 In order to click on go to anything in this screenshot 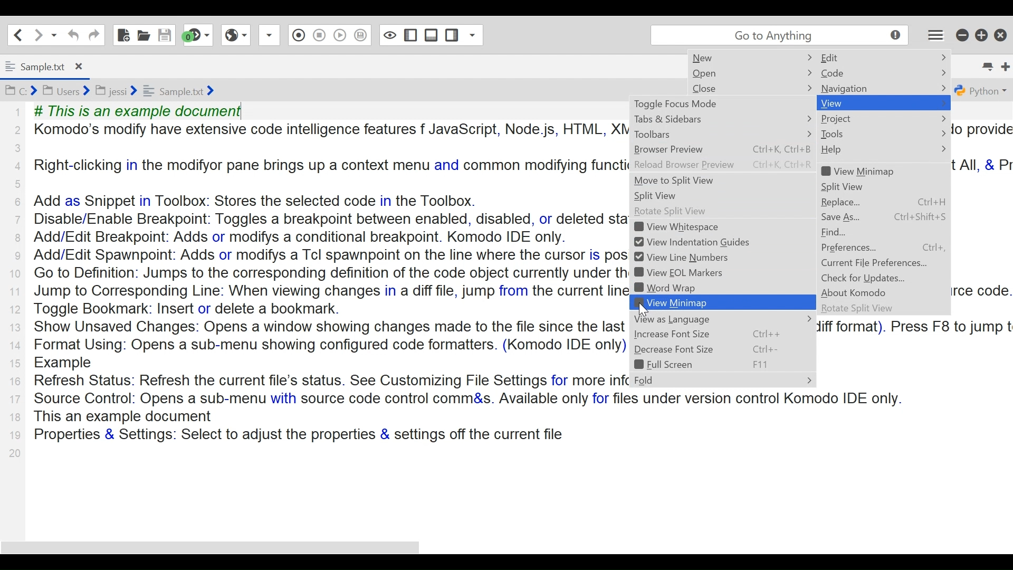, I will do `click(777, 37)`.